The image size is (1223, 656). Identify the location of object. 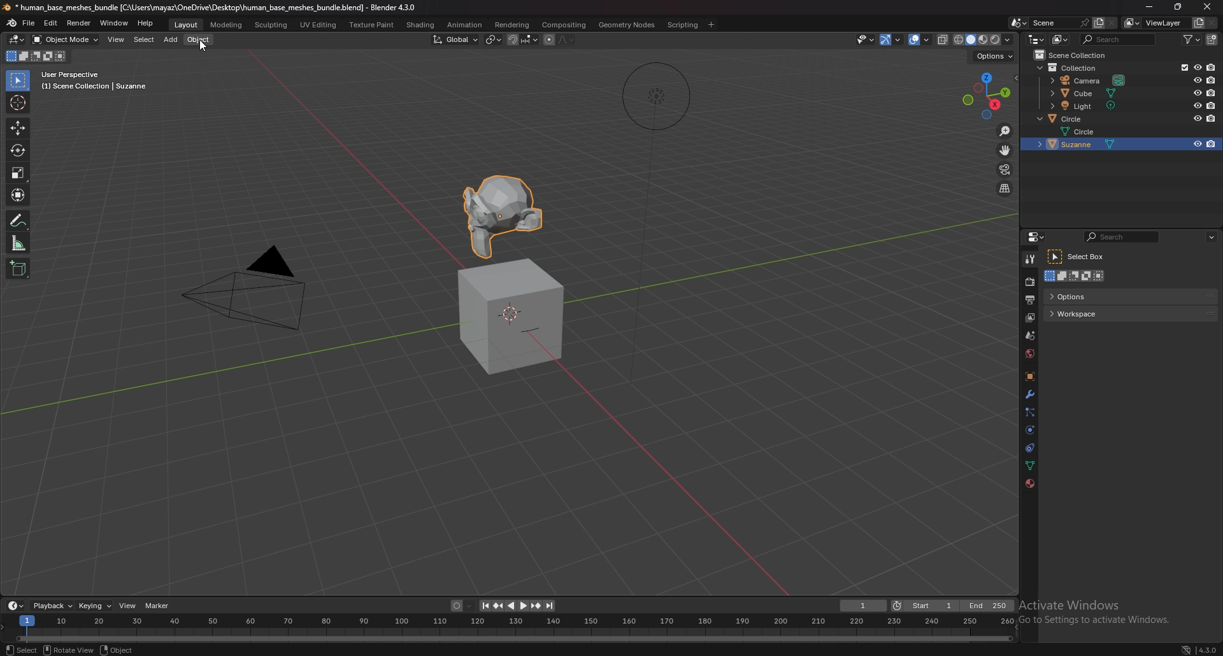
(127, 650).